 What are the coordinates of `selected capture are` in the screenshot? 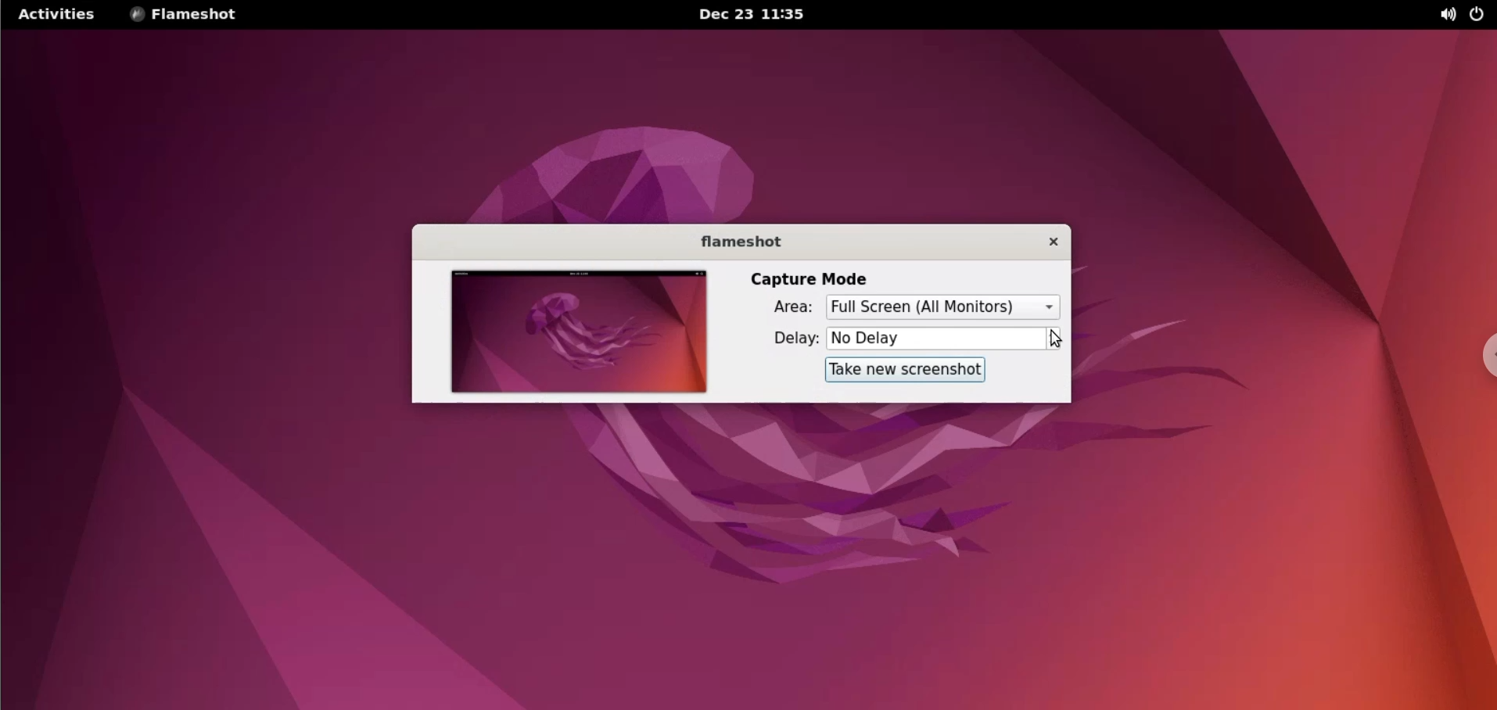 It's located at (943, 307).